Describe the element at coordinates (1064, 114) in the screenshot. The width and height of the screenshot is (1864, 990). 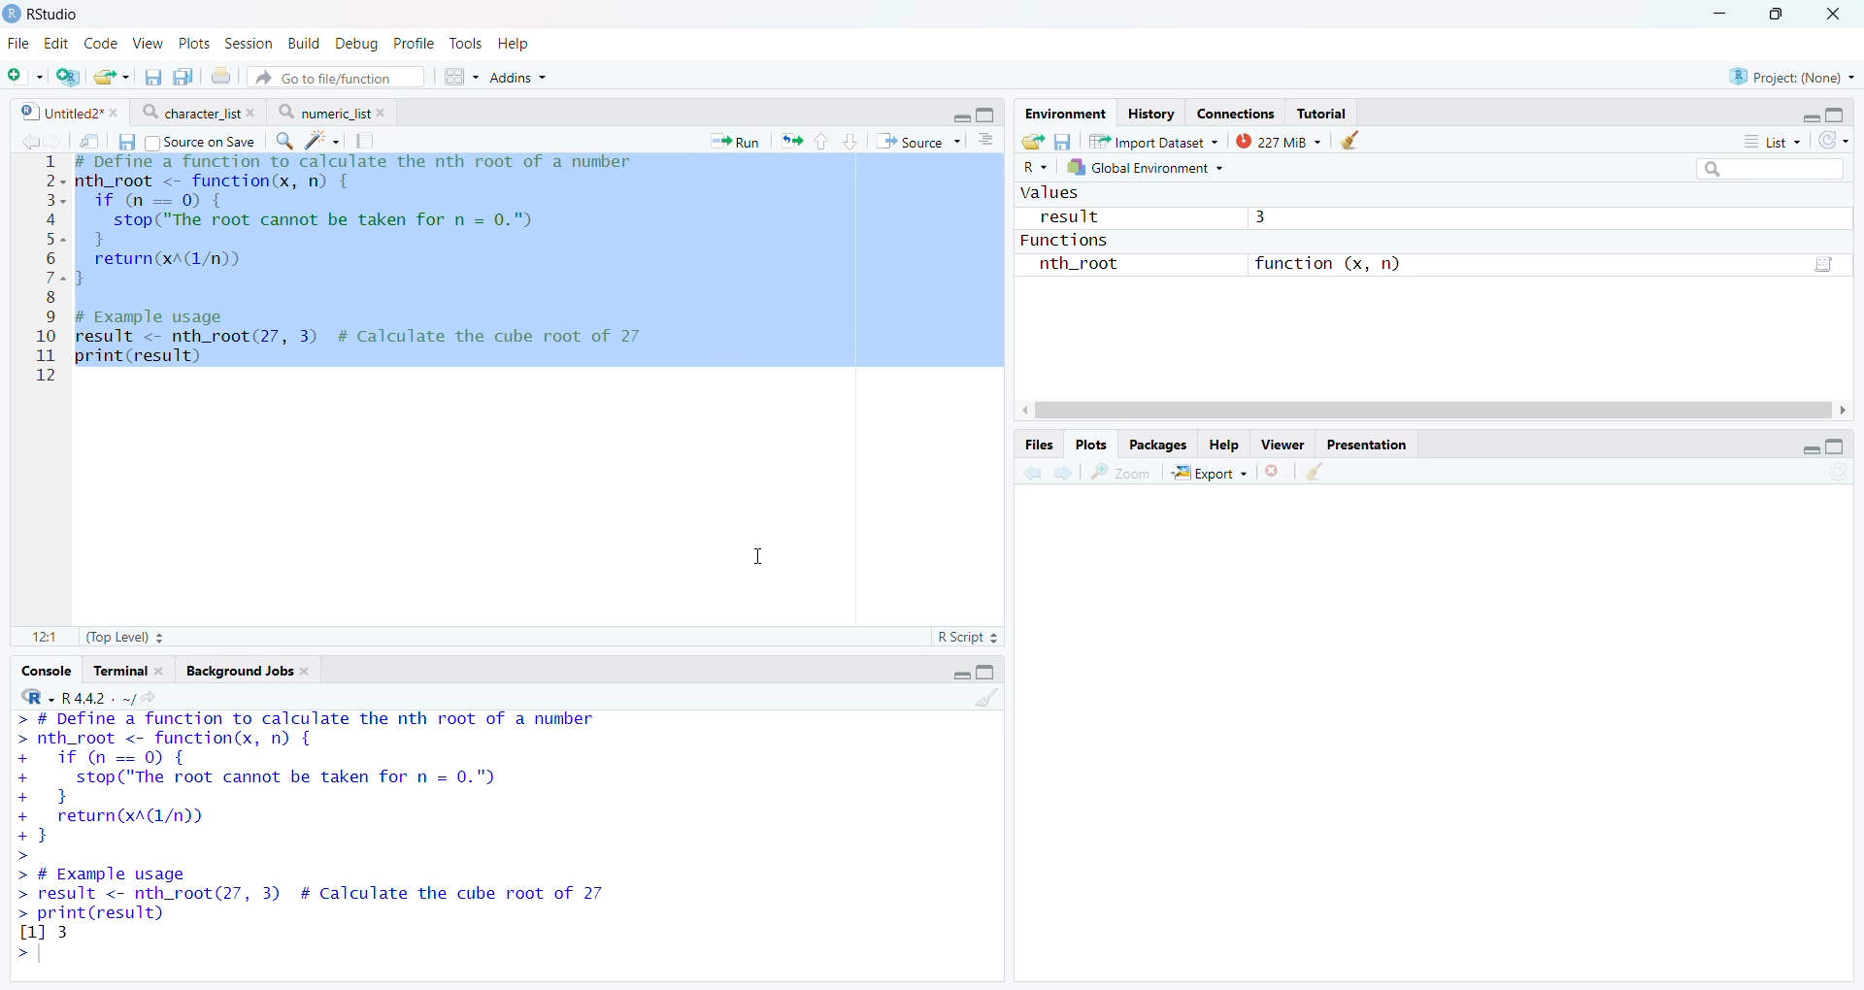
I see `Environment` at that location.